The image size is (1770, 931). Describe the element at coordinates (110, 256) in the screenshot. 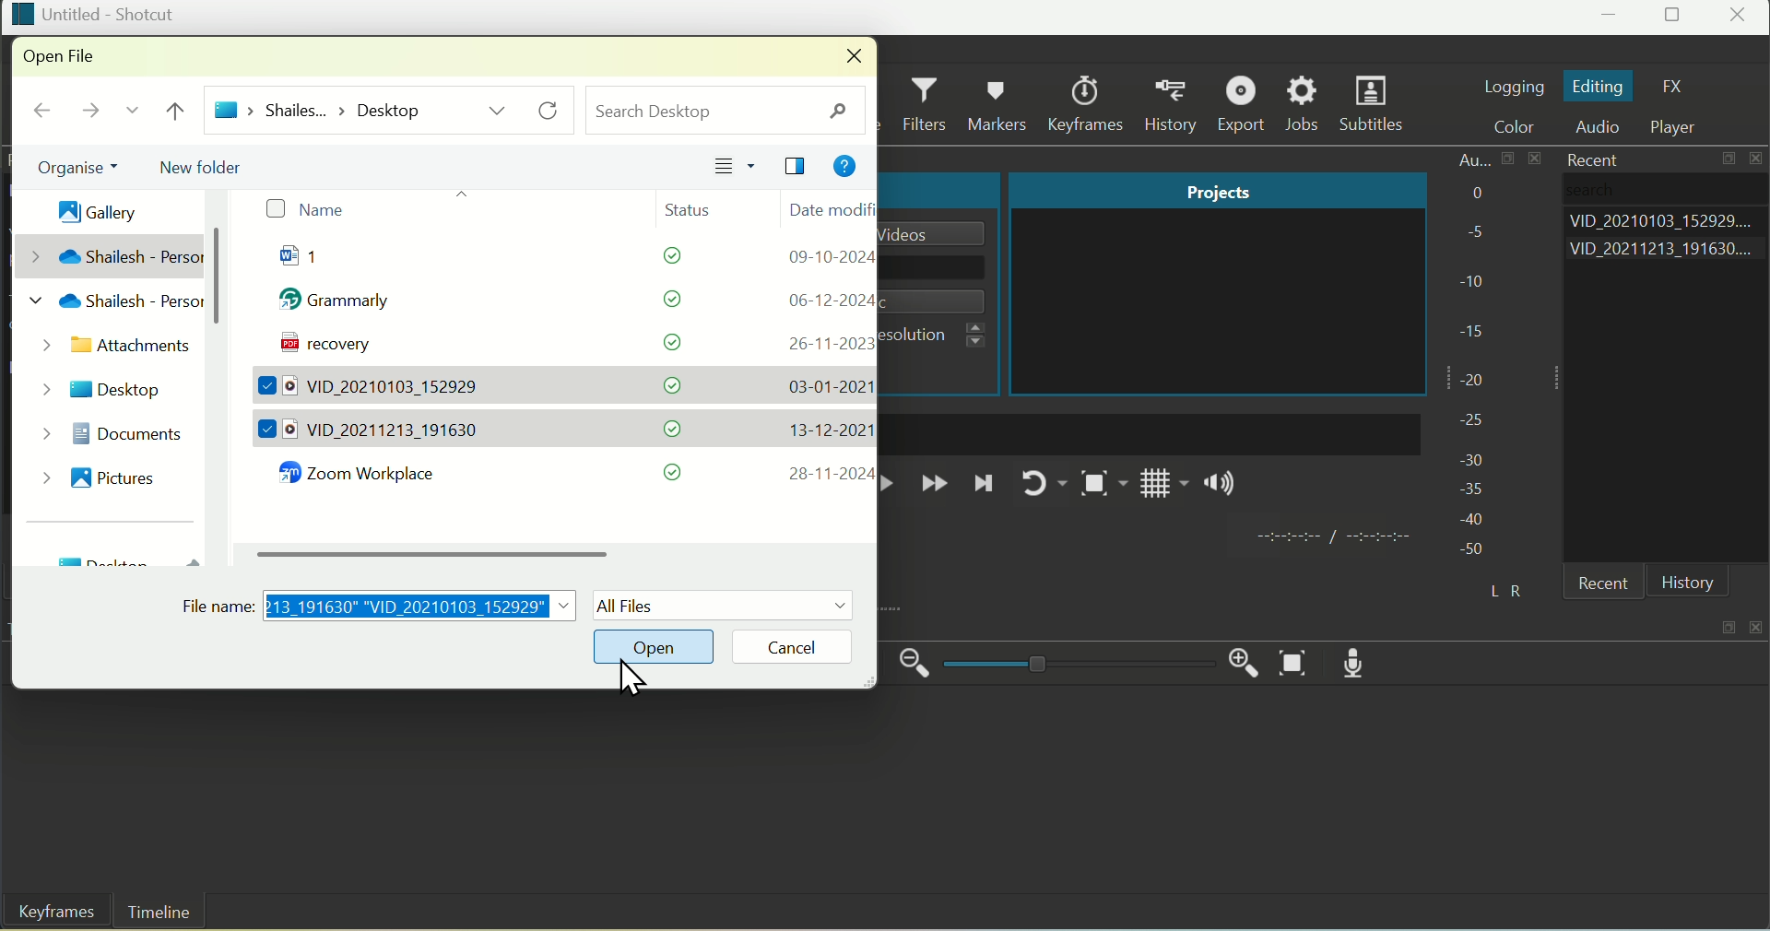

I see `Shailesh-Personal` at that location.